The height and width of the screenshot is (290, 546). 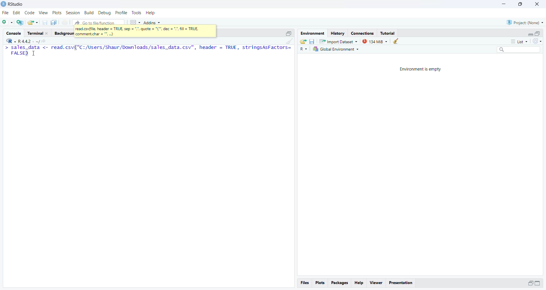 What do you see at coordinates (147, 51) in the screenshot?
I see `> sales_data <- read.csv("C:/Users/Shaur/Downloads/sales_data.csv", header = TRUE, stringsAsFactors=
FALSE) T` at bounding box center [147, 51].